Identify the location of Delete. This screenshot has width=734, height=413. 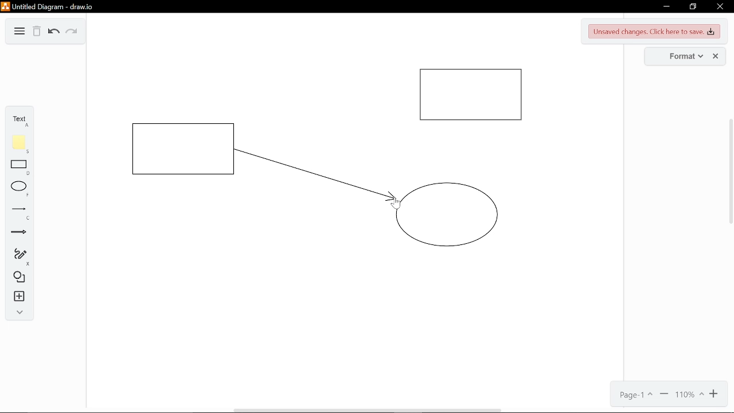
(36, 32).